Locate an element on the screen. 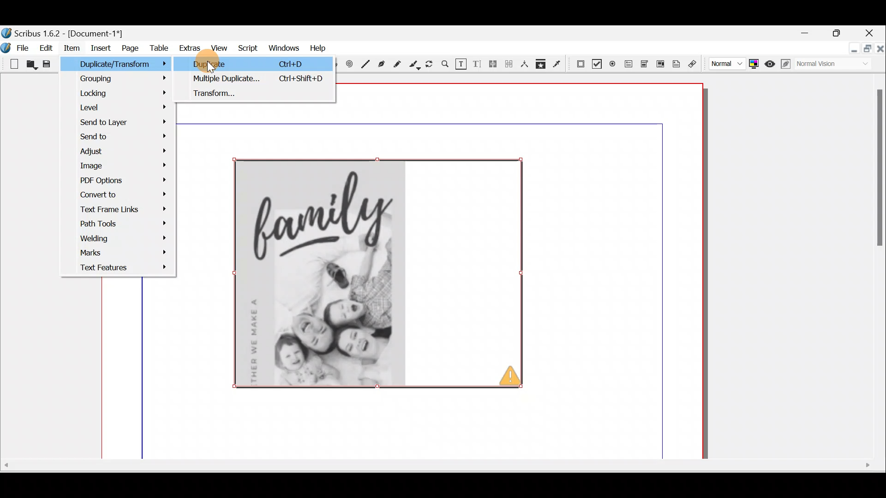  PDF options is located at coordinates (123, 180).